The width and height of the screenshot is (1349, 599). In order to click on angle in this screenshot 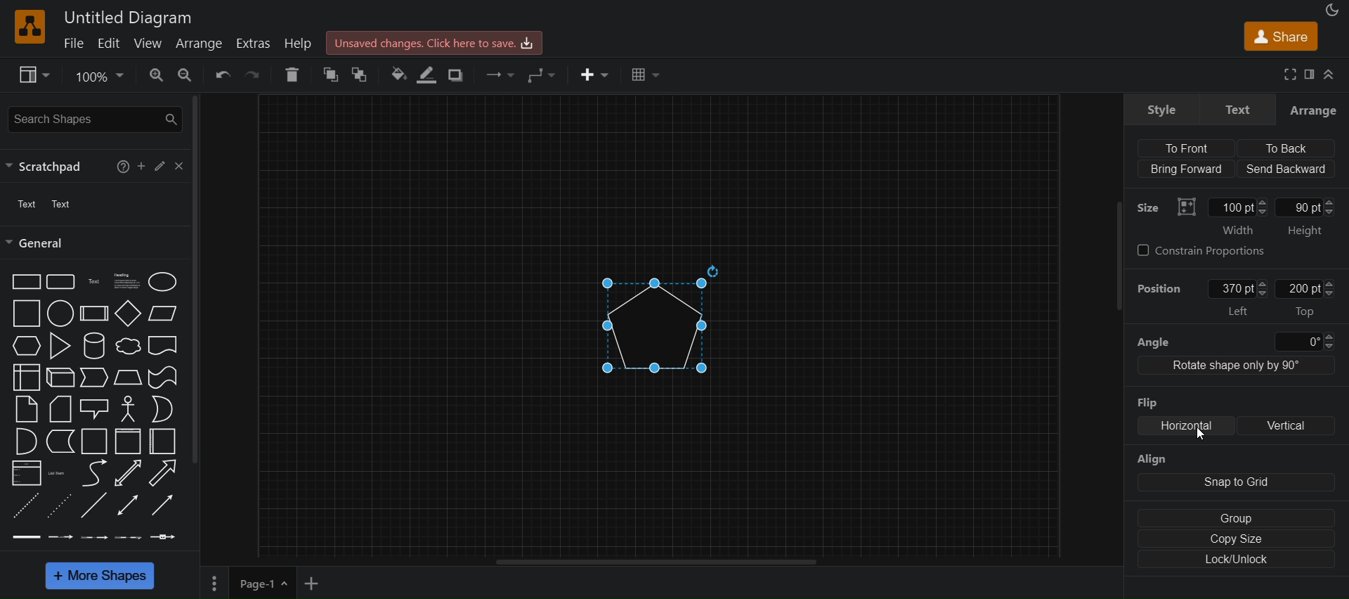, I will do `click(1154, 343)`.